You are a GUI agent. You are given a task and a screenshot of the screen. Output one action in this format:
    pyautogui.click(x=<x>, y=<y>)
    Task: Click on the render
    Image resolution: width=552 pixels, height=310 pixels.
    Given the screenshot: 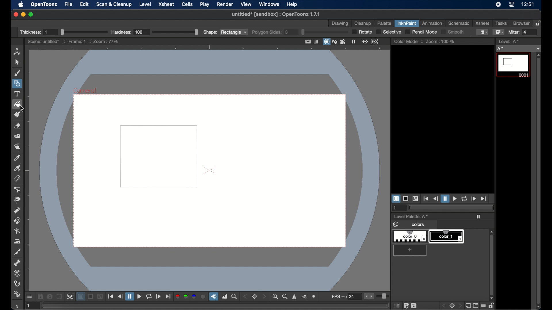 What is the action you would take?
    pyautogui.click(x=225, y=4)
    